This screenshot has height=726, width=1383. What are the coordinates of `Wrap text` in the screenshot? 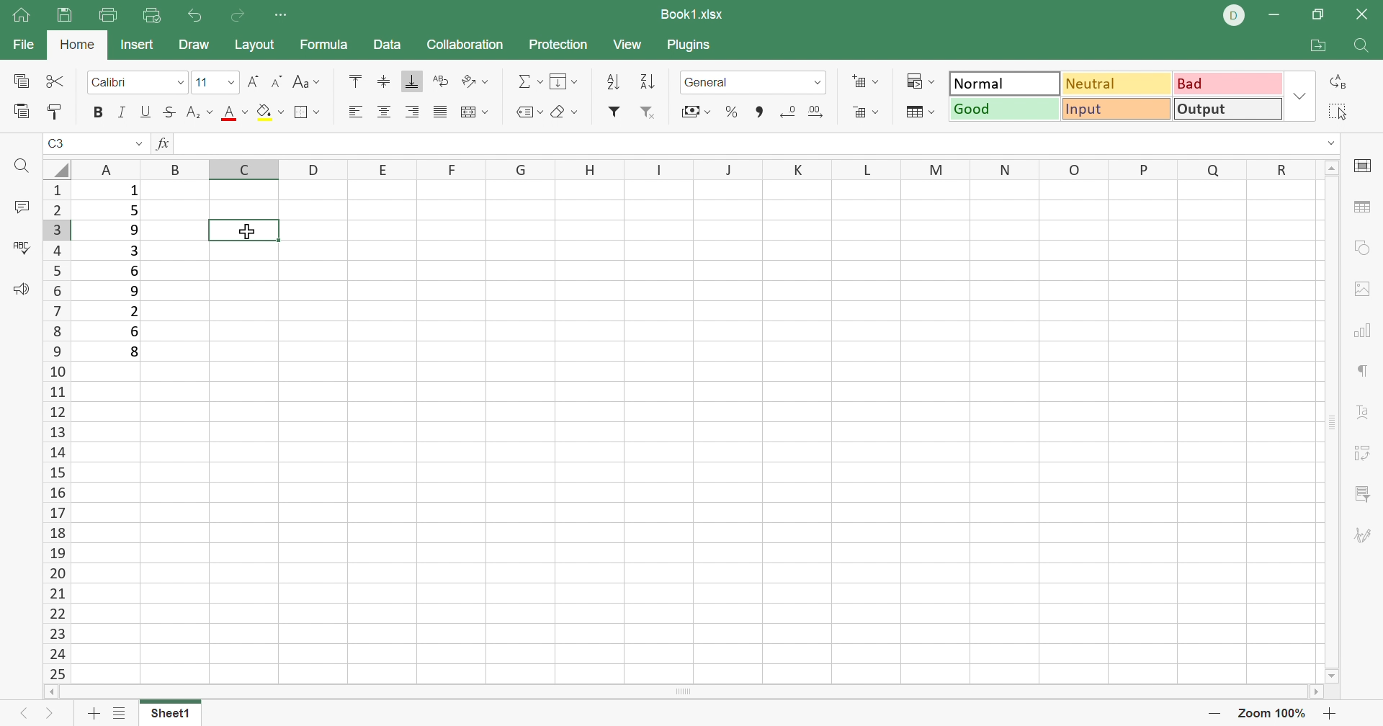 It's located at (439, 82).